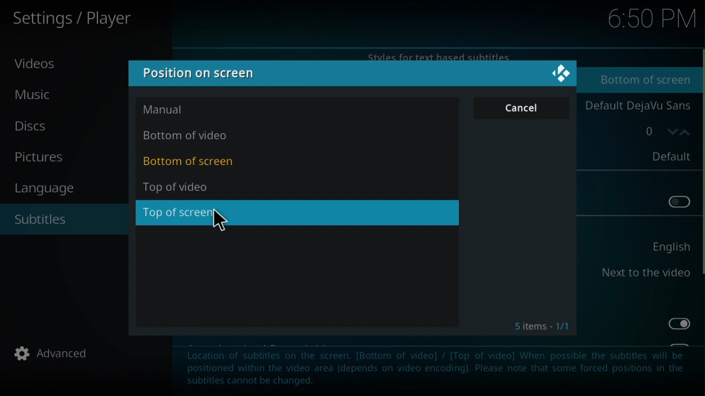 This screenshot has width=705, height=396. I want to click on 6.50 pm, so click(650, 20).